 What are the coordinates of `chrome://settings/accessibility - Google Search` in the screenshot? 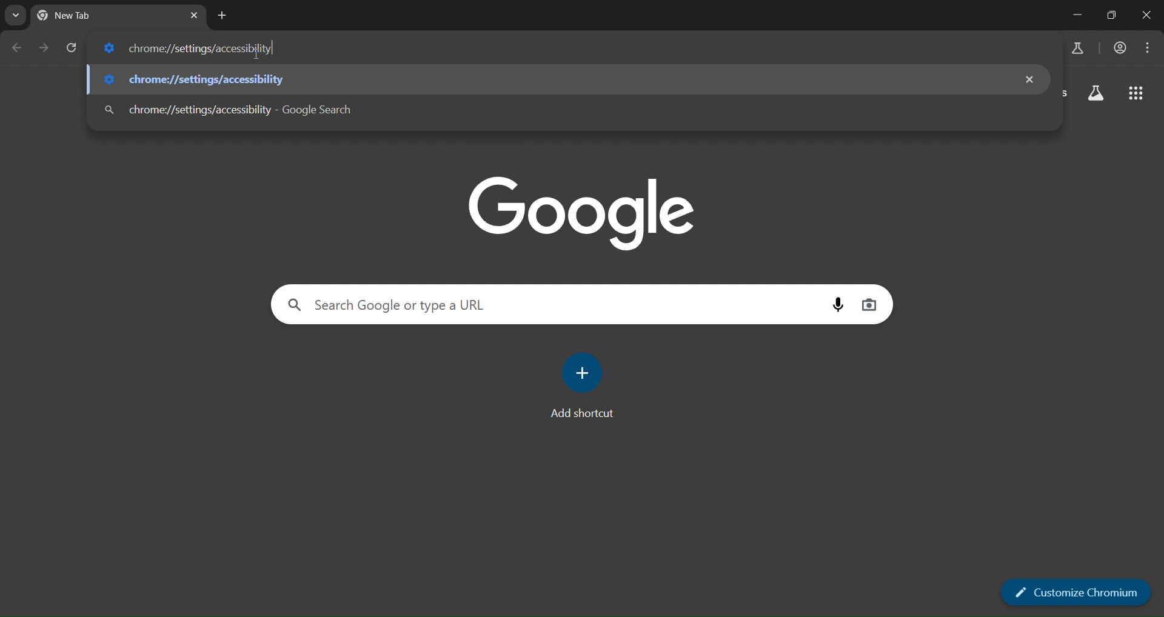 It's located at (232, 109).